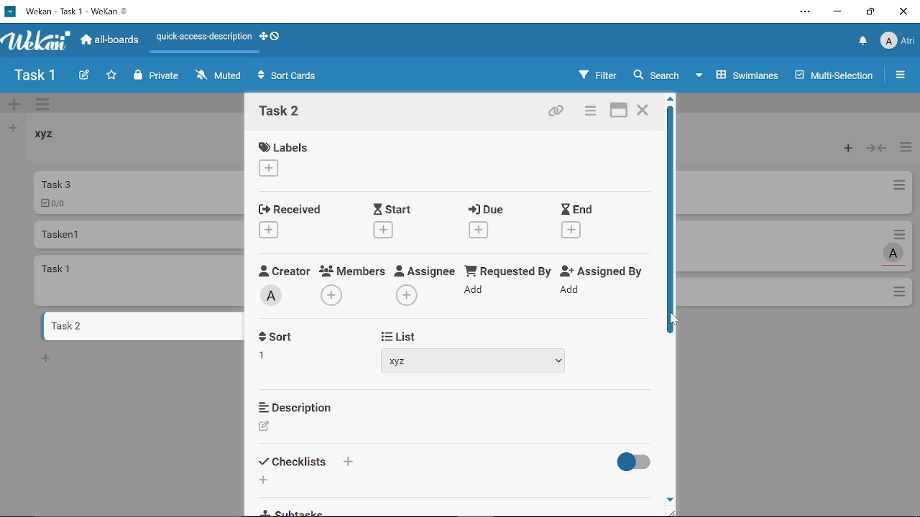 The width and height of the screenshot is (920, 517). I want to click on Private, so click(157, 76).